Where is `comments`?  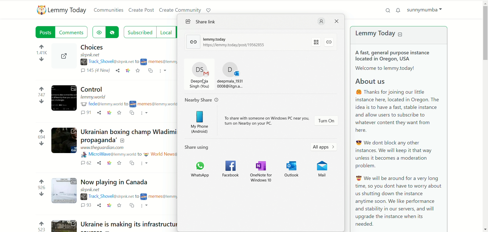
comments is located at coordinates (94, 71).